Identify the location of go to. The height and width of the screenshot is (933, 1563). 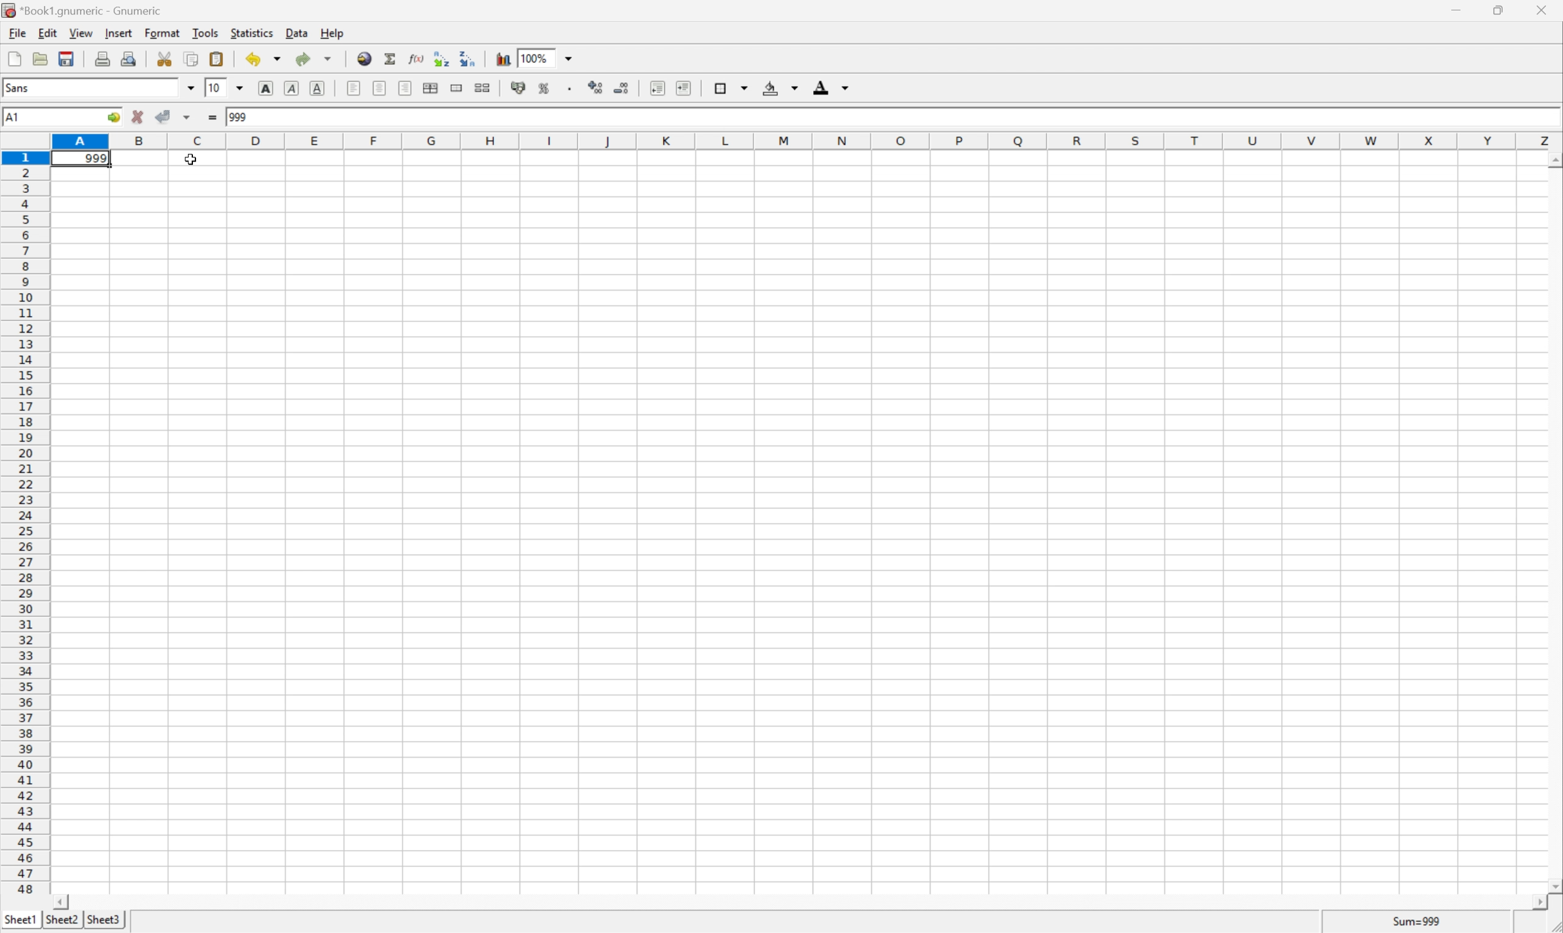
(116, 116).